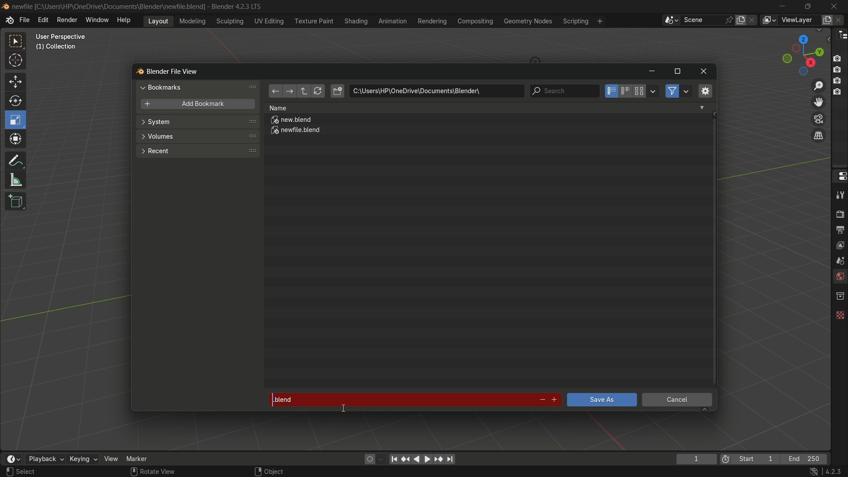 The height and width of the screenshot is (477, 848). I want to click on texture, so click(839, 313).